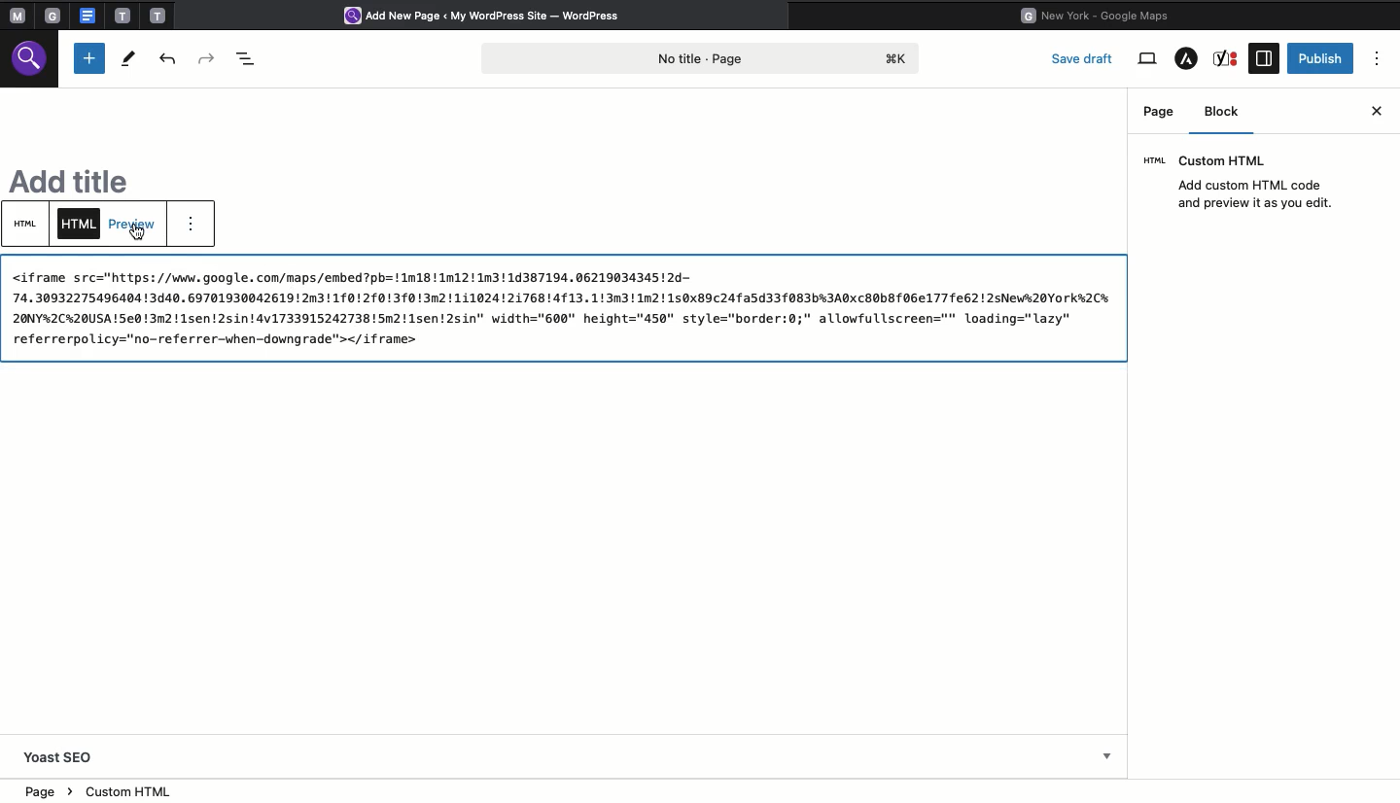 The image size is (1400, 803). What do you see at coordinates (705, 56) in the screenshot?
I see `Page` at bounding box center [705, 56].